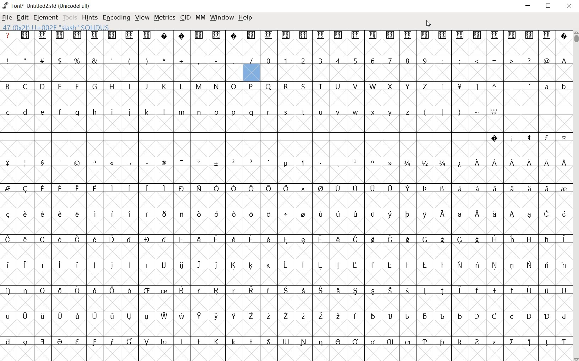 The height and width of the screenshot is (361, 579). What do you see at coordinates (200, 17) in the screenshot?
I see `MM` at bounding box center [200, 17].